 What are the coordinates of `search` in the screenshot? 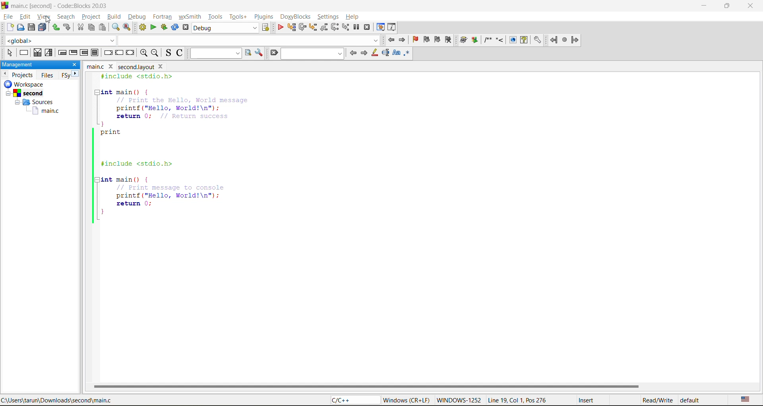 It's located at (312, 54).